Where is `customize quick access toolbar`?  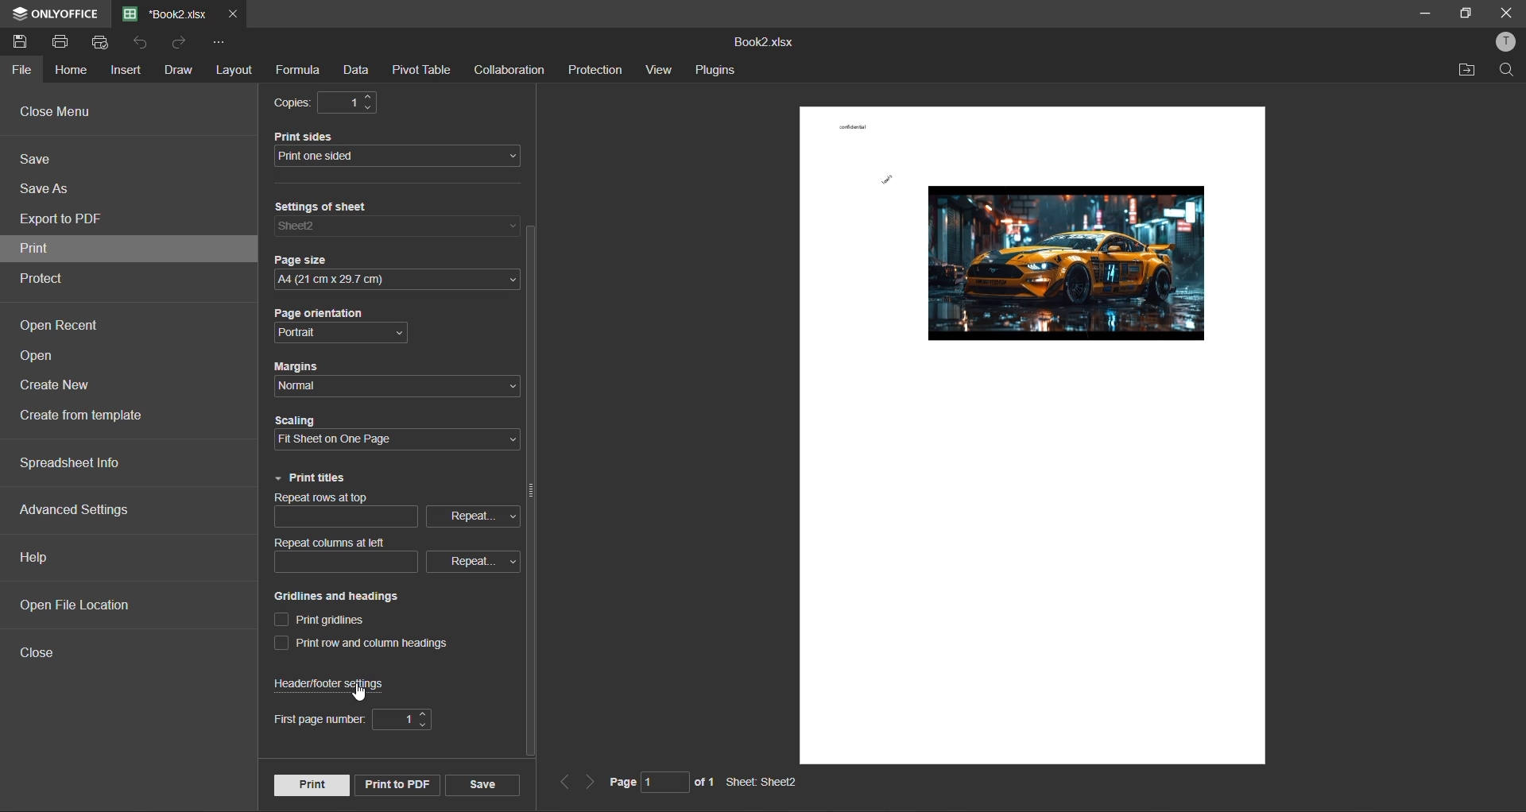 customize quick access toolbar is located at coordinates (218, 42).